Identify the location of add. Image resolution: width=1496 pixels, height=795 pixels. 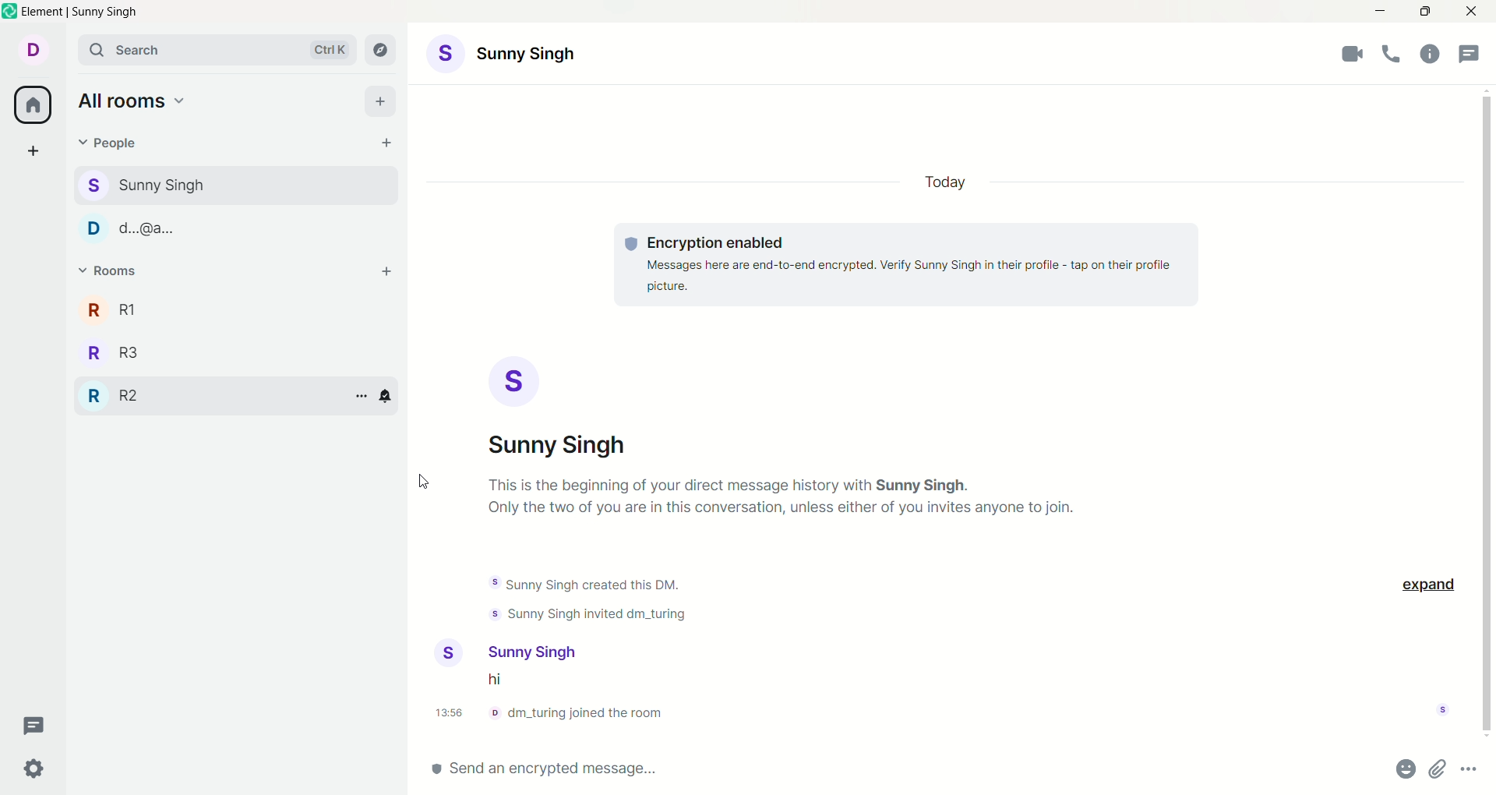
(390, 271).